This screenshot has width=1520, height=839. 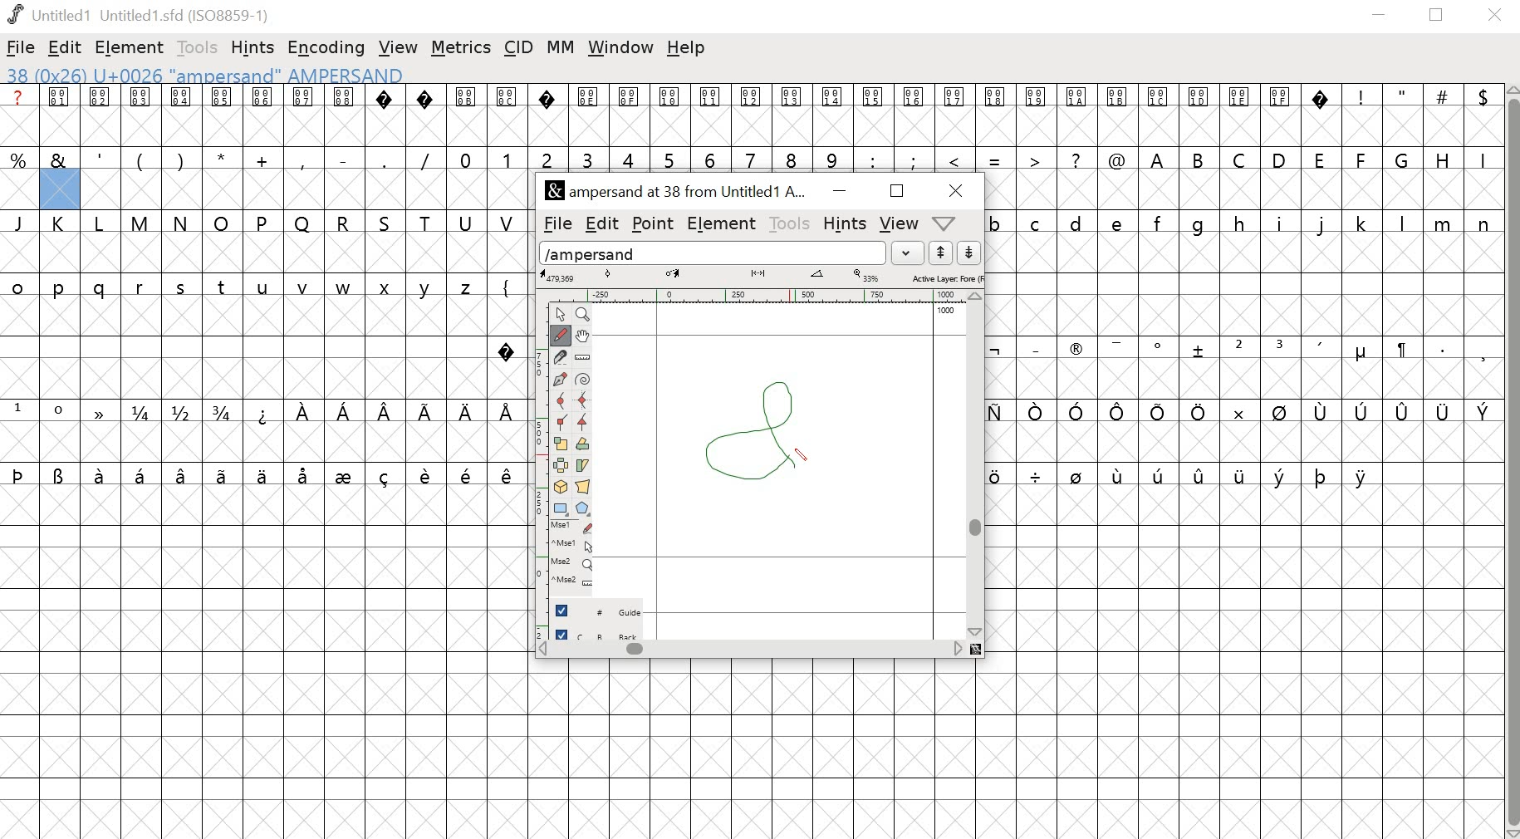 What do you see at coordinates (671, 113) in the screenshot?
I see `0010` at bounding box center [671, 113].